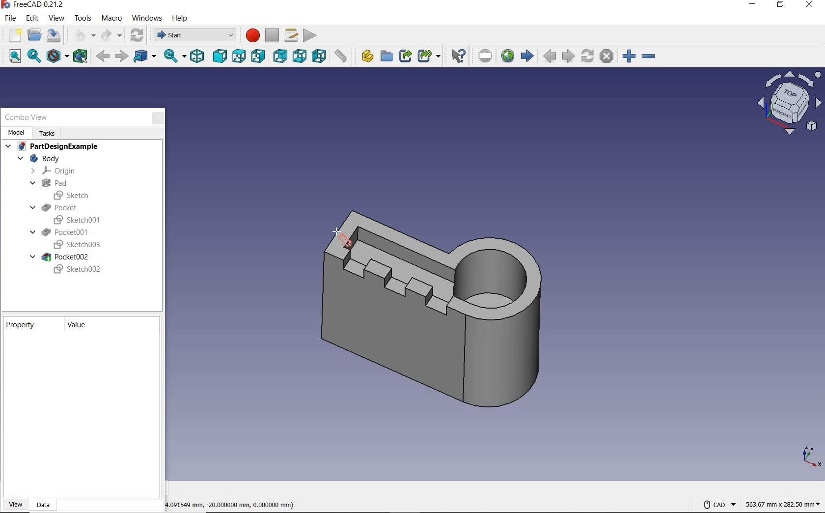 The height and width of the screenshot is (513, 825). Describe the element at coordinates (13, 35) in the screenshot. I see `new` at that location.